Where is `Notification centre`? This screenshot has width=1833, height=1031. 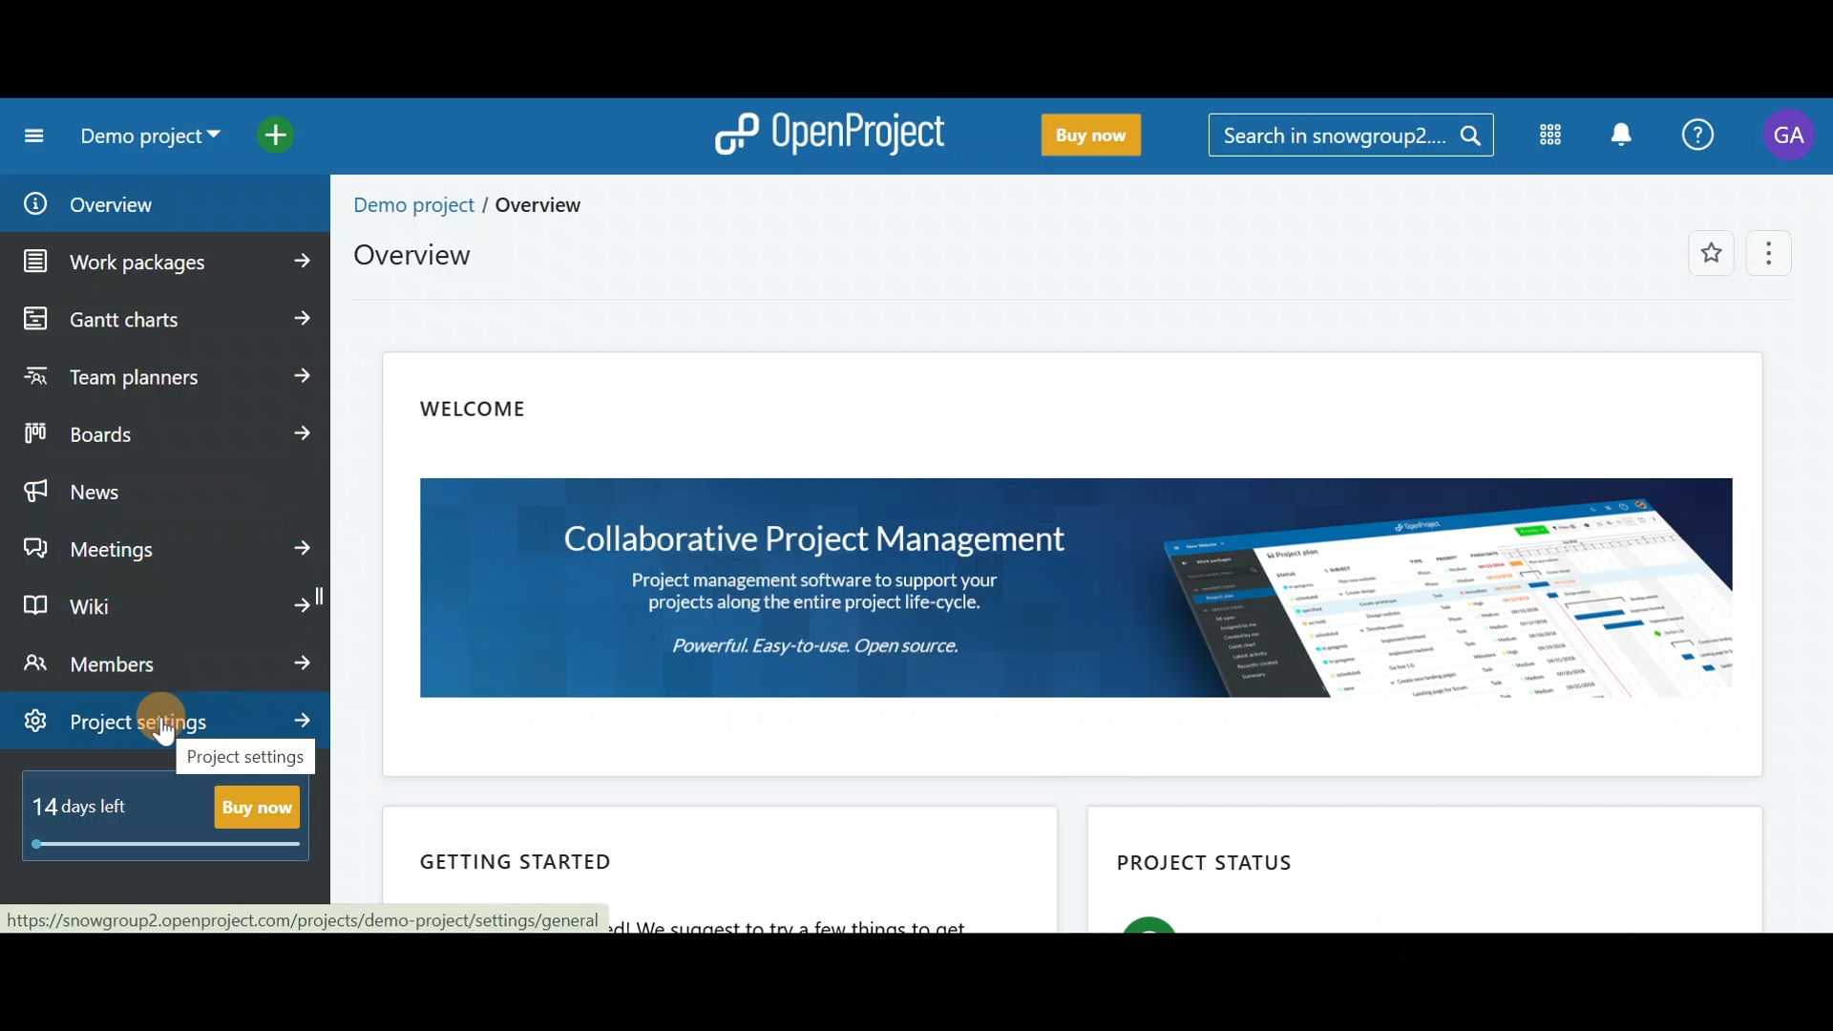
Notification centre is located at coordinates (1626, 139).